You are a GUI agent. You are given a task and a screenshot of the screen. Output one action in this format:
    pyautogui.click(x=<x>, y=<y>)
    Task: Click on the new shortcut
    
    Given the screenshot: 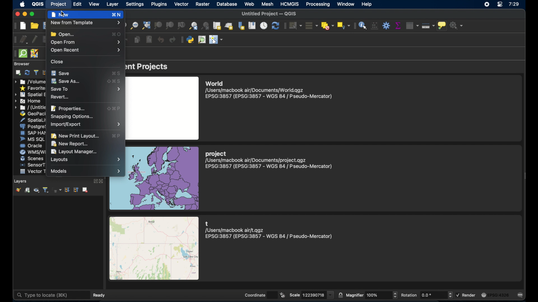 What is the action you would take?
    pyautogui.click(x=116, y=15)
    